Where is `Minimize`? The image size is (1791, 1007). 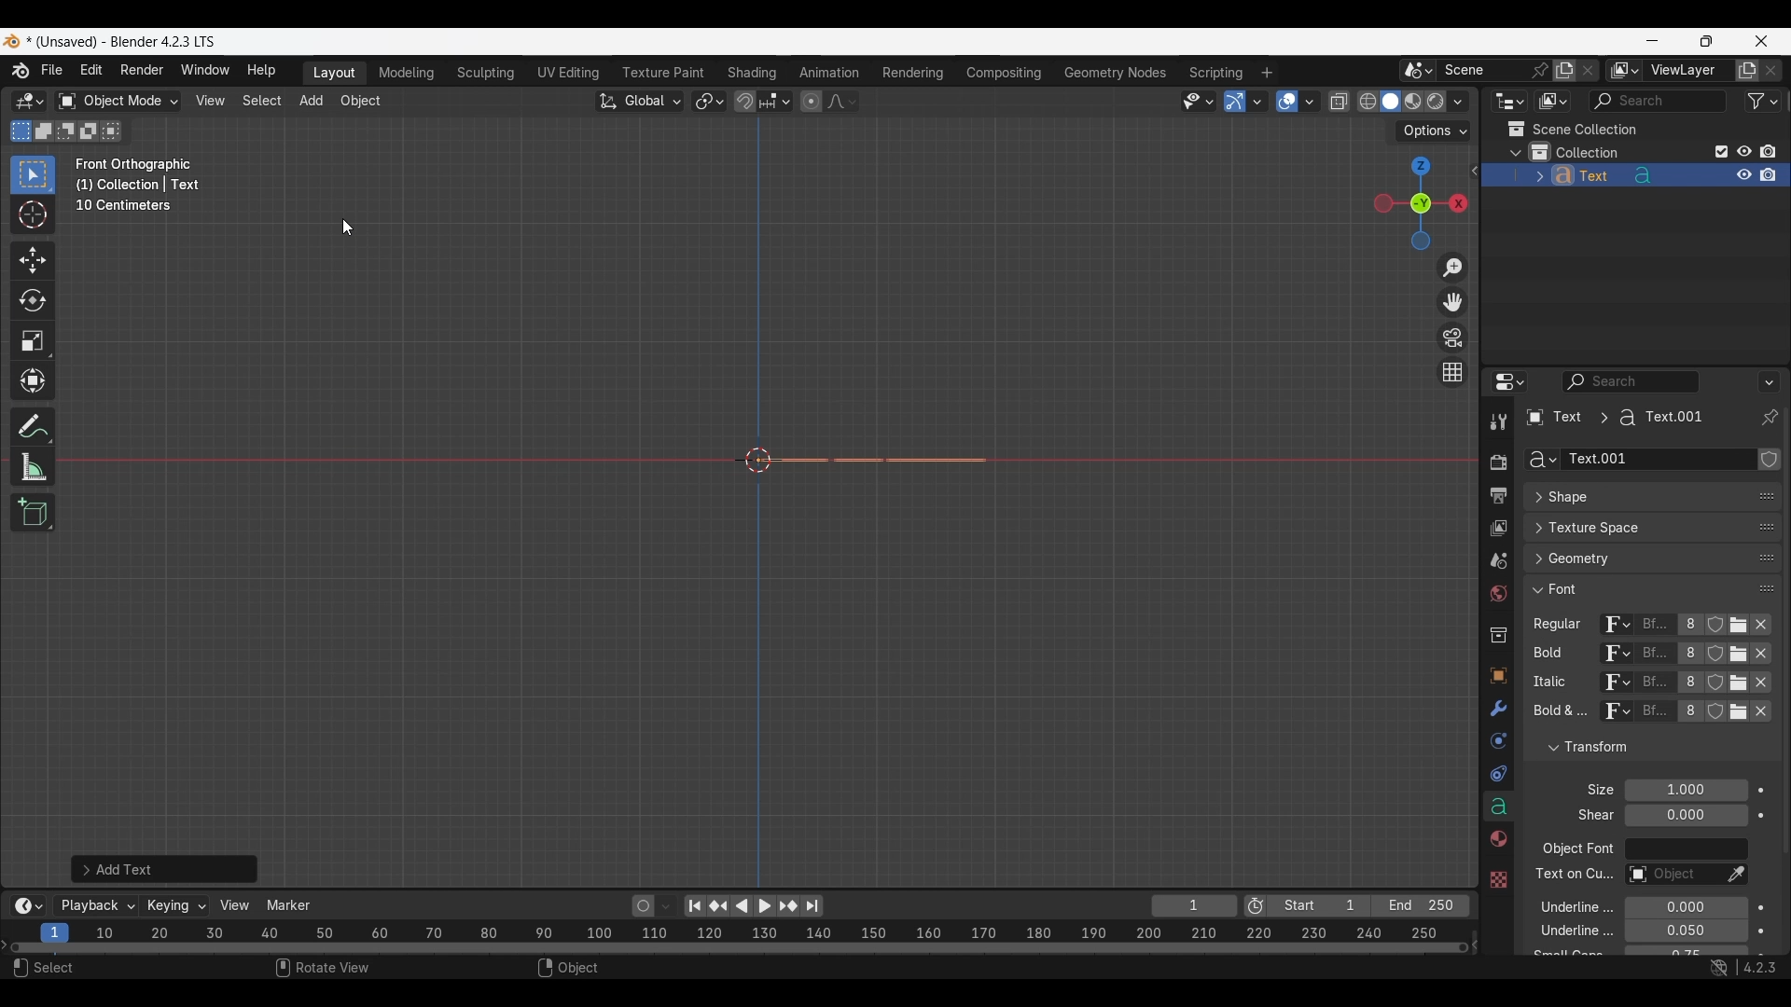 Minimize is located at coordinates (1653, 40).